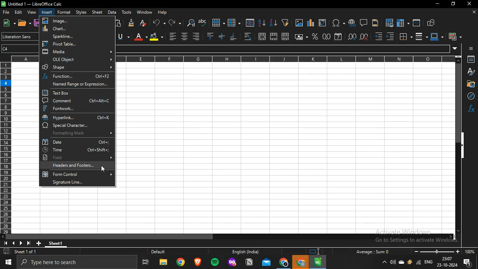 The width and height of the screenshot is (478, 269). What do you see at coordinates (419, 36) in the screenshot?
I see `border style` at bounding box center [419, 36].